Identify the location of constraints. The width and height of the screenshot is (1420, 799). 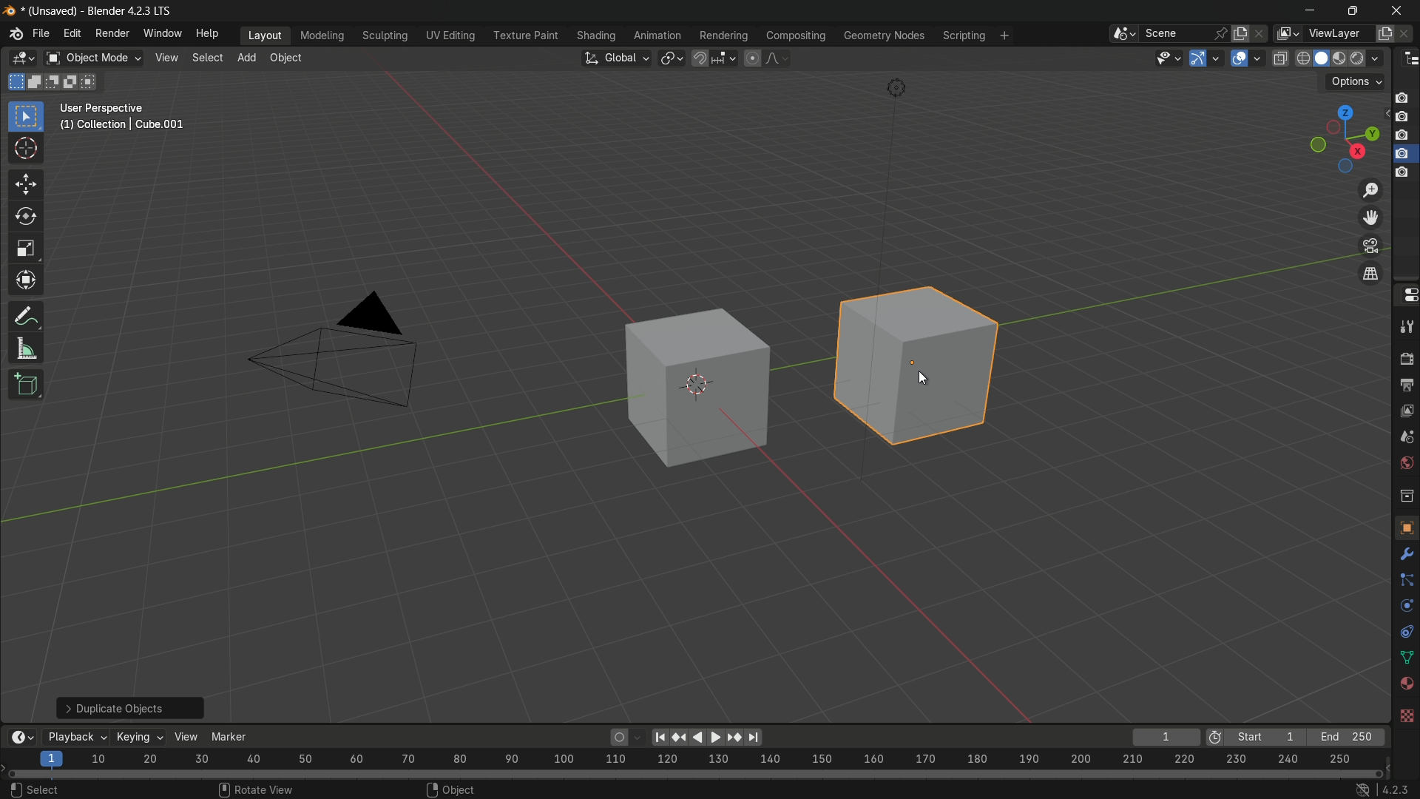
(1406, 633).